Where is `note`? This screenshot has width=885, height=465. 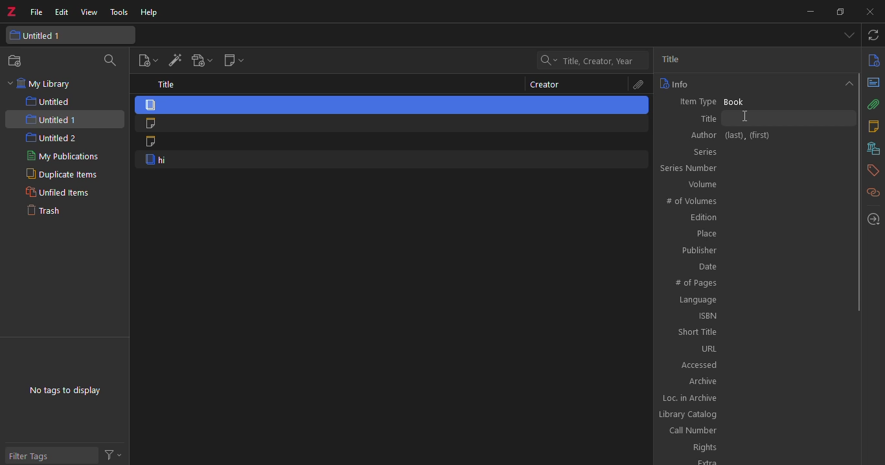
note is located at coordinates (391, 143).